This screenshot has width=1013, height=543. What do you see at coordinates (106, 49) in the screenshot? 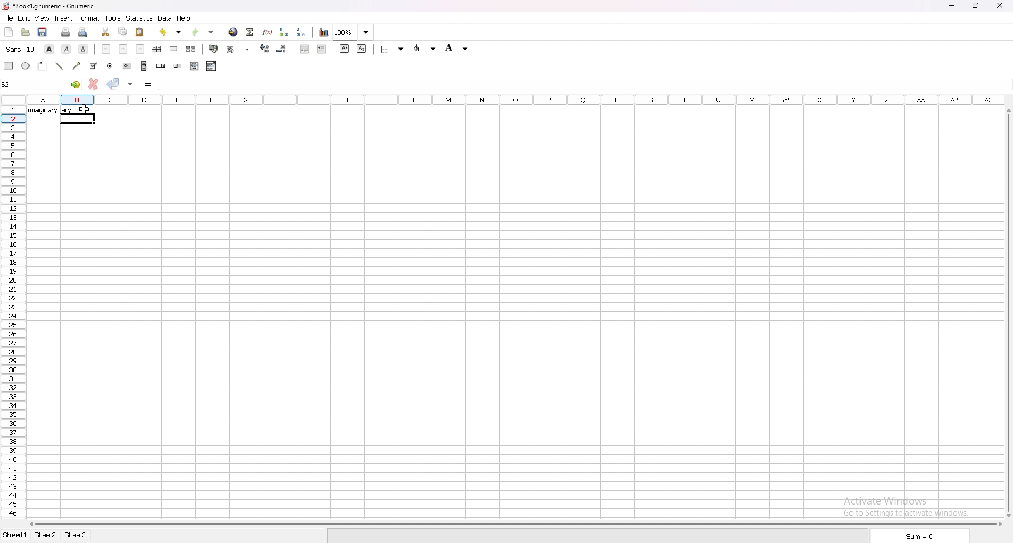
I see `left align` at bounding box center [106, 49].